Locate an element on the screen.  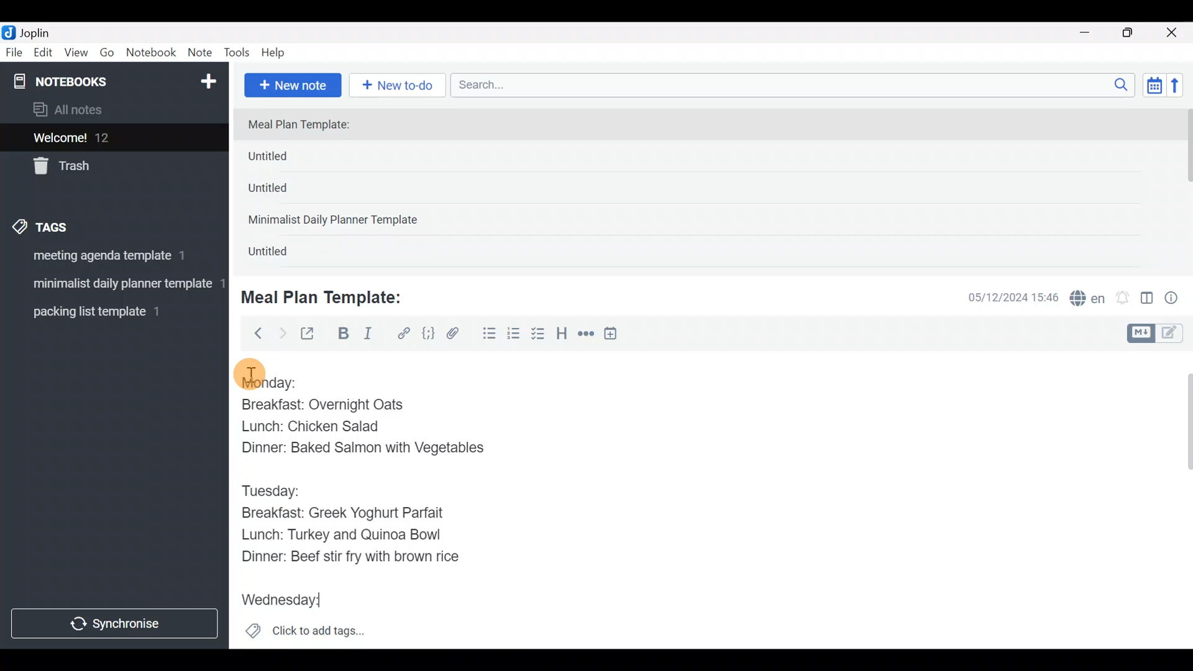
Lunch: Chicken Salad is located at coordinates (308, 427).